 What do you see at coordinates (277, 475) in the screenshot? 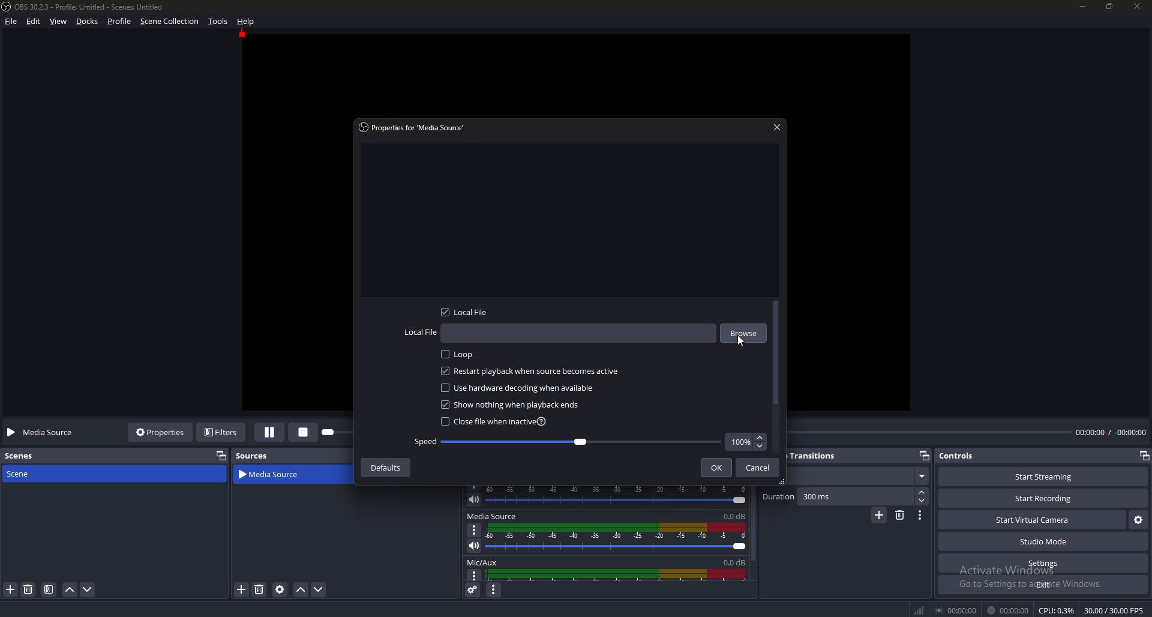
I see `media source` at bounding box center [277, 475].